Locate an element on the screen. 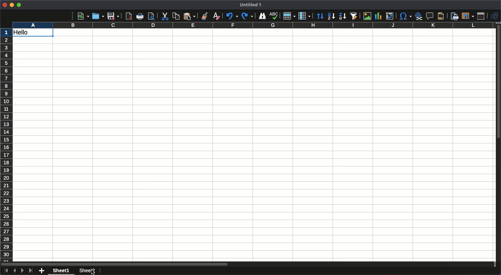  Sheet 2 is located at coordinates (86, 271).